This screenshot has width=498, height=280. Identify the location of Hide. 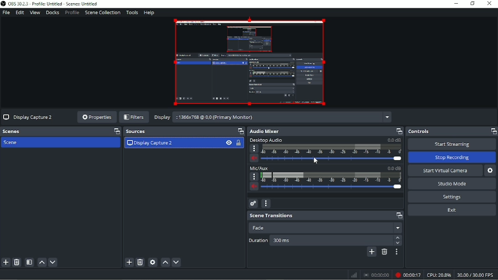
(228, 143).